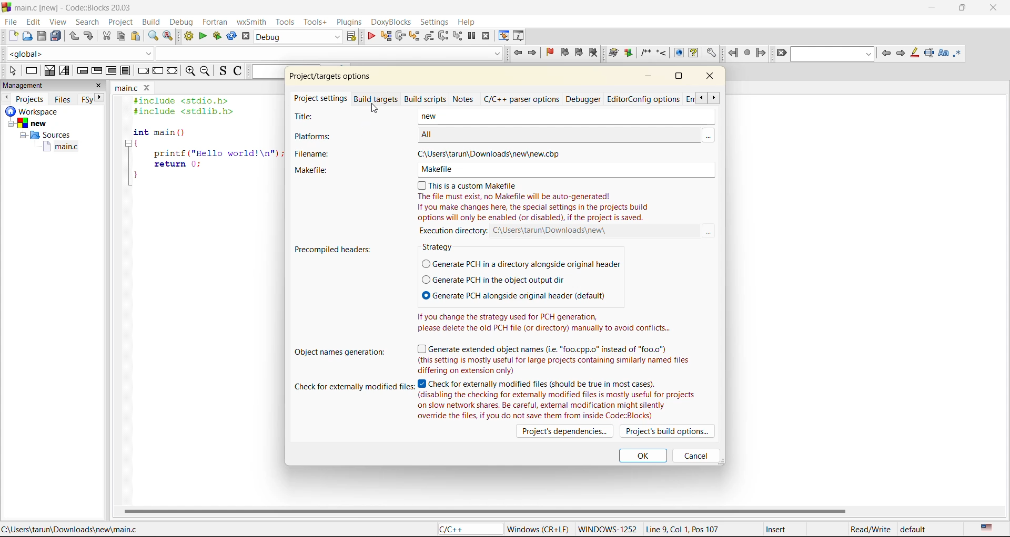  I want to click on replace, so click(169, 36).